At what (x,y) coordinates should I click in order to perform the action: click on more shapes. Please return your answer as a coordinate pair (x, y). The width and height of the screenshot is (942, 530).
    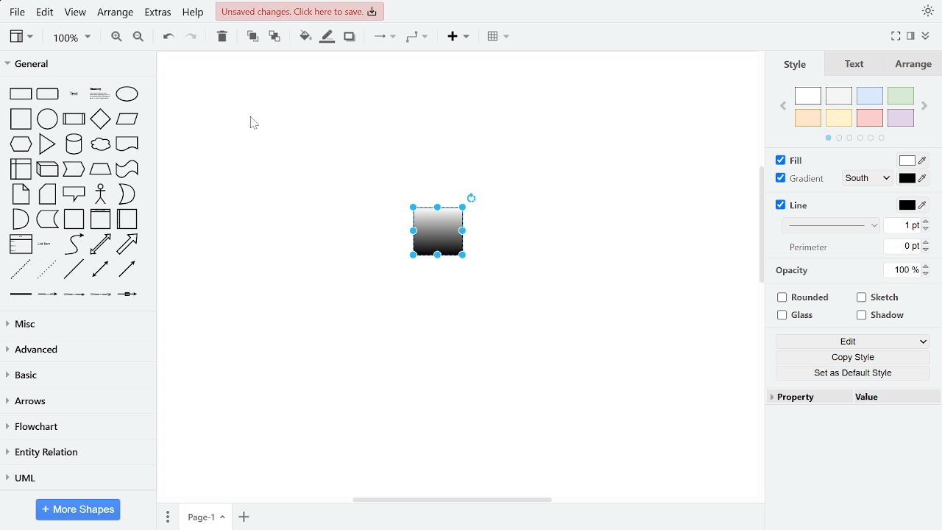
    Looking at the image, I should click on (78, 509).